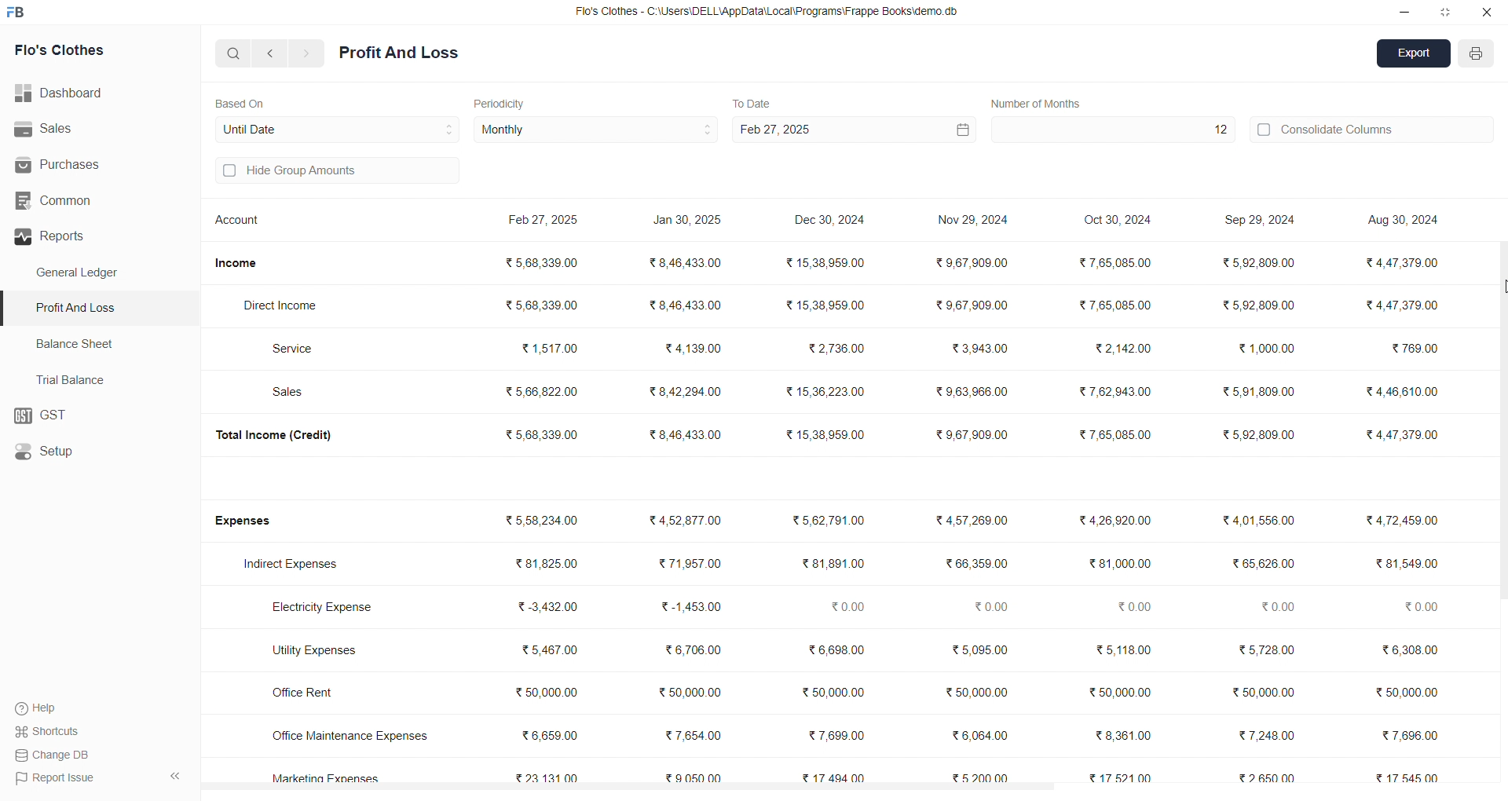 The height and width of the screenshot is (801, 1508). I want to click on ₹568,339.00, so click(546, 264).